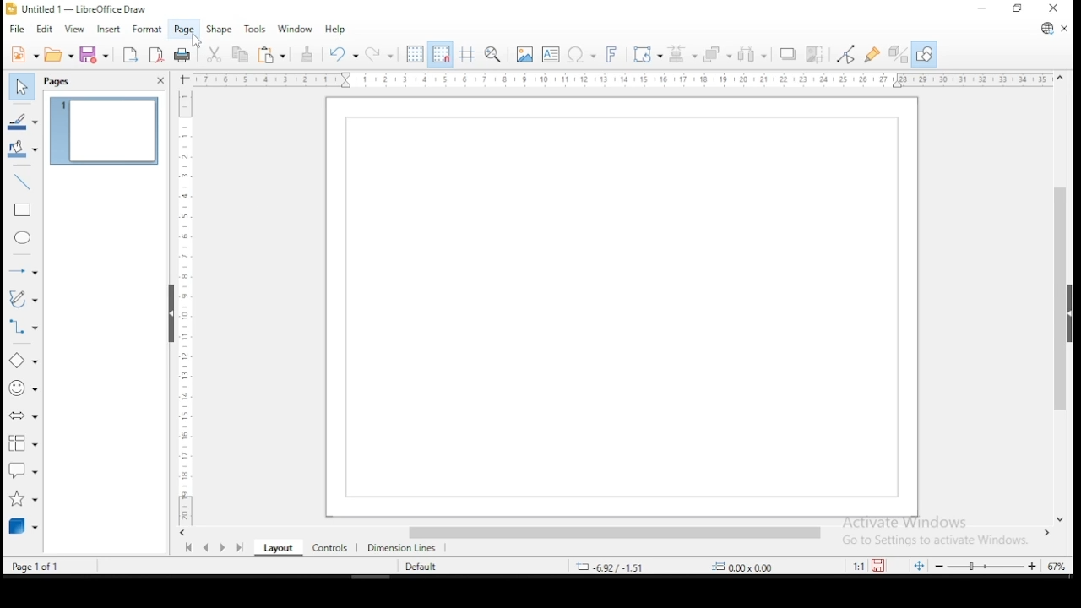 The height and width of the screenshot is (608, 1081). Describe the element at coordinates (21, 211) in the screenshot. I see `rectangle` at that location.